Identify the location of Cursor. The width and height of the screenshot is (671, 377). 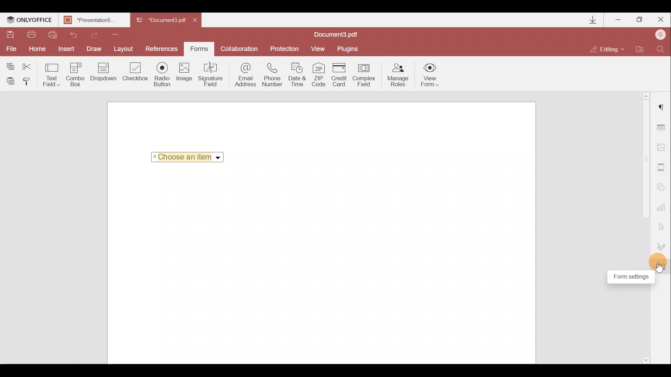
(662, 268).